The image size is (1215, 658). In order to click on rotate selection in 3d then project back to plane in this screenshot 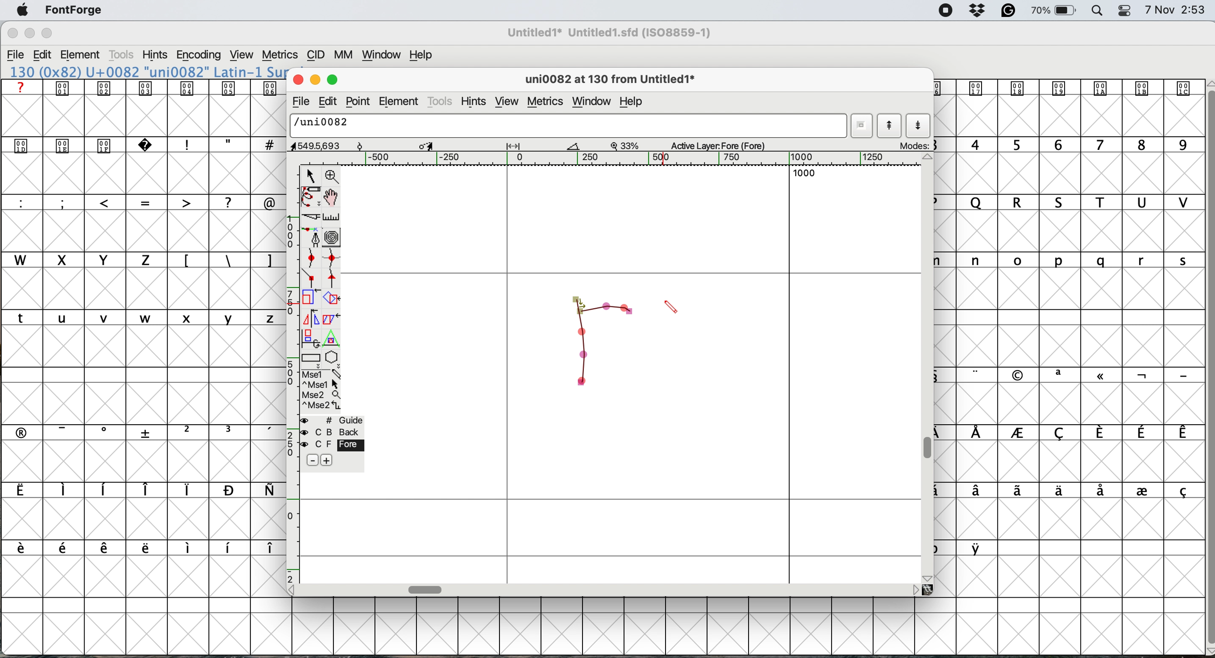, I will do `click(311, 339)`.